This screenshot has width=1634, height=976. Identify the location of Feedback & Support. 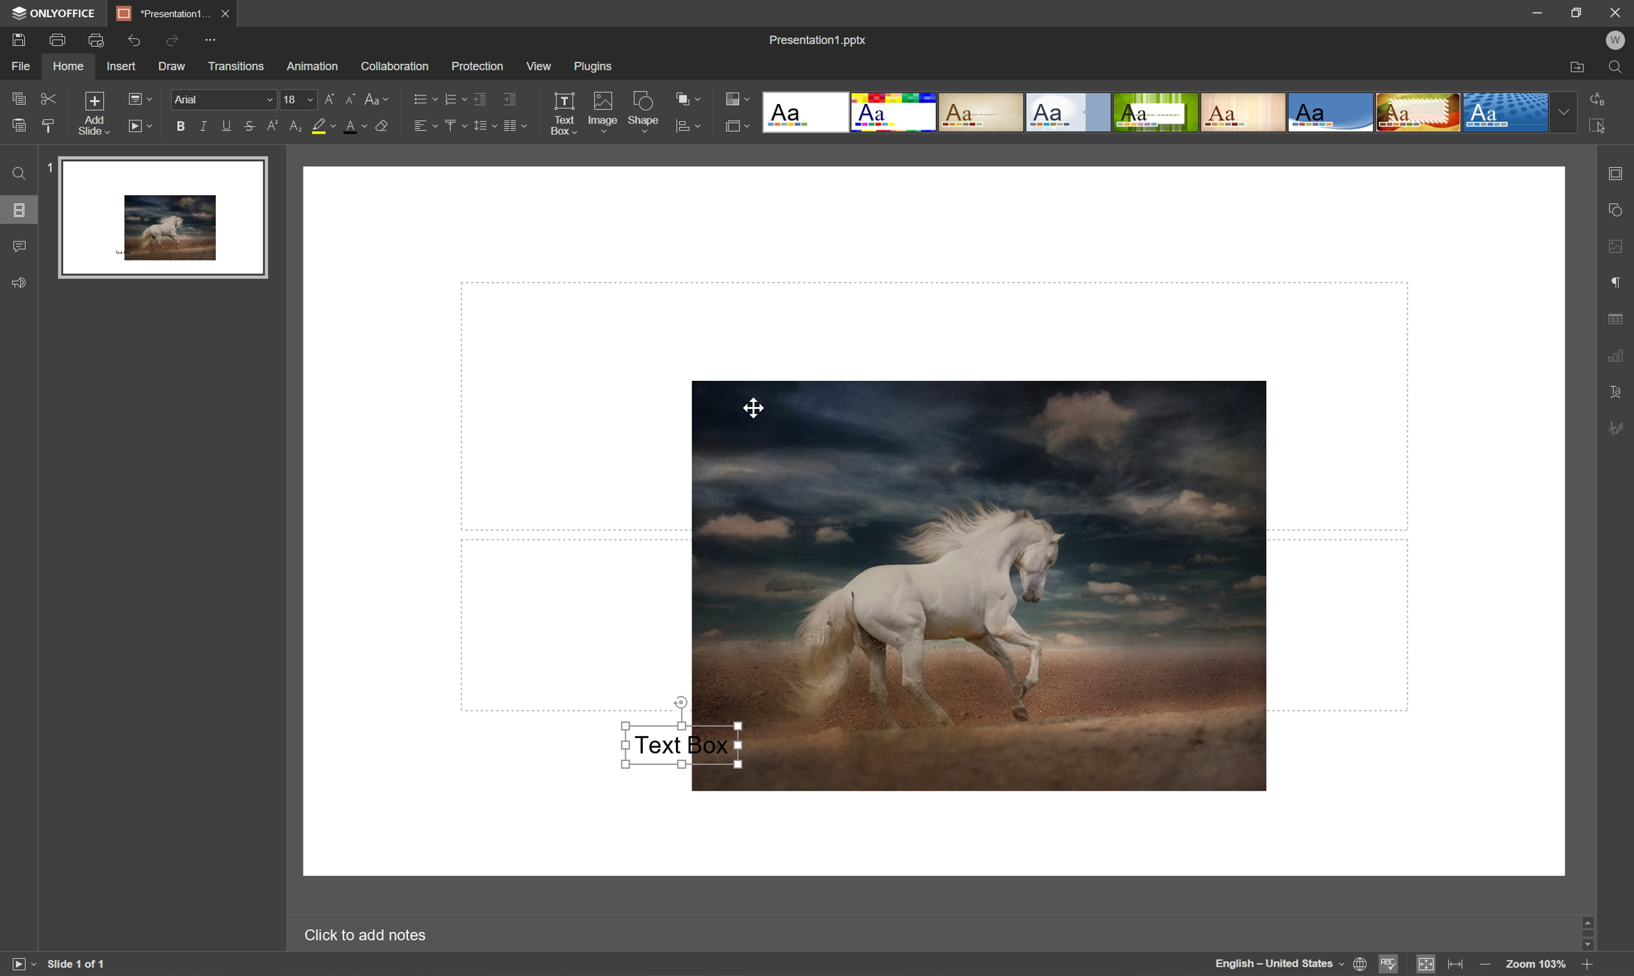
(20, 283).